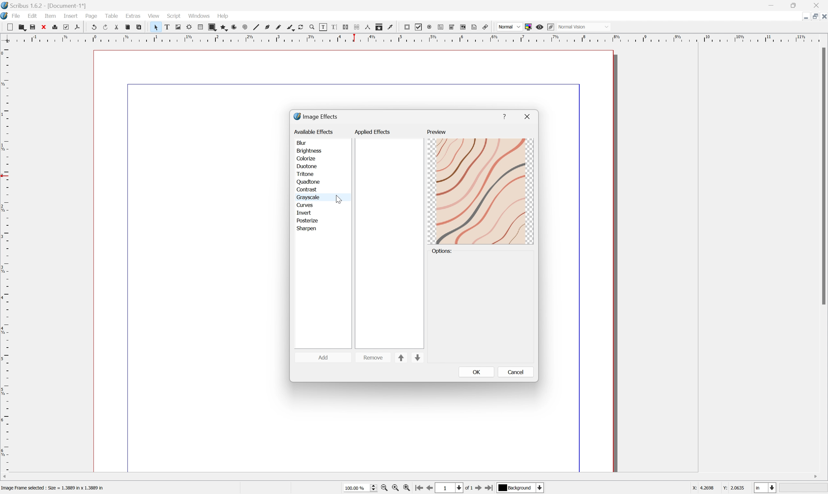 The width and height of the screenshot is (828, 494). What do you see at coordinates (541, 28) in the screenshot?
I see `Preview mode` at bounding box center [541, 28].